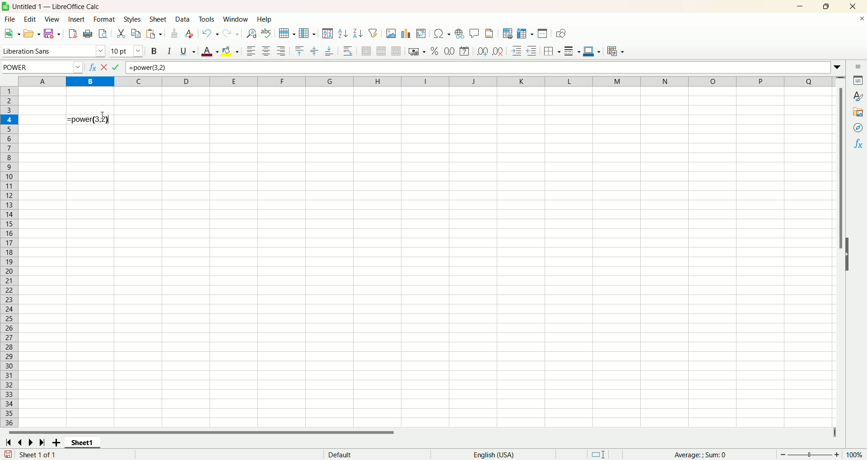 Image resolution: width=867 pixels, height=460 pixels. Describe the element at coordinates (31, 35) in the screenshot. I see `Open` at that location.